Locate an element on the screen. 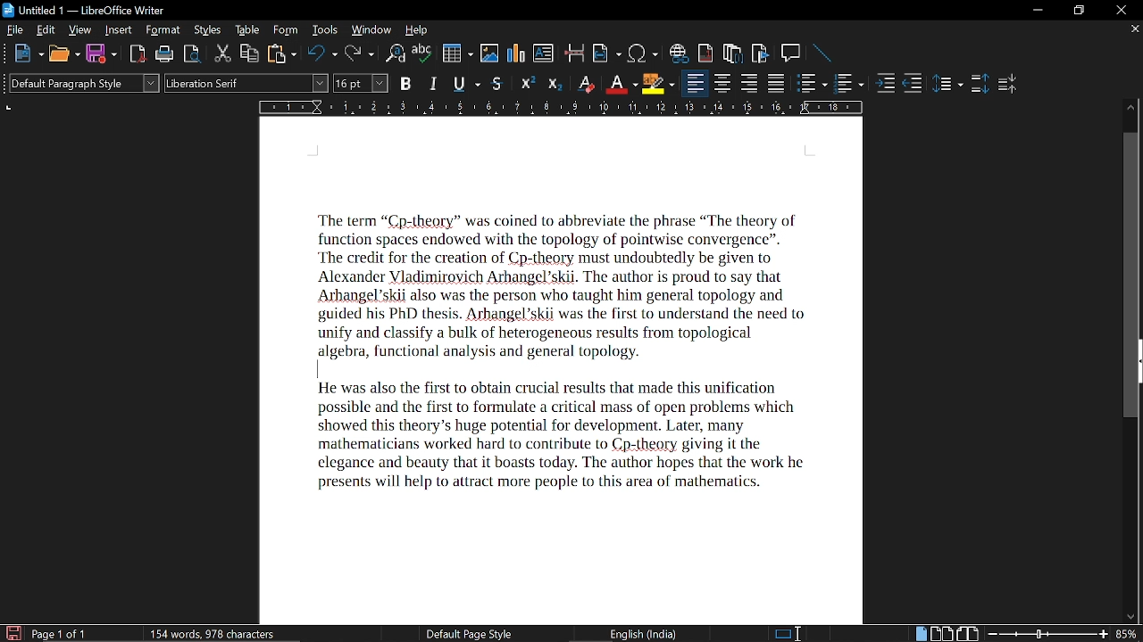  ruler is located at coordinates (563, 108).